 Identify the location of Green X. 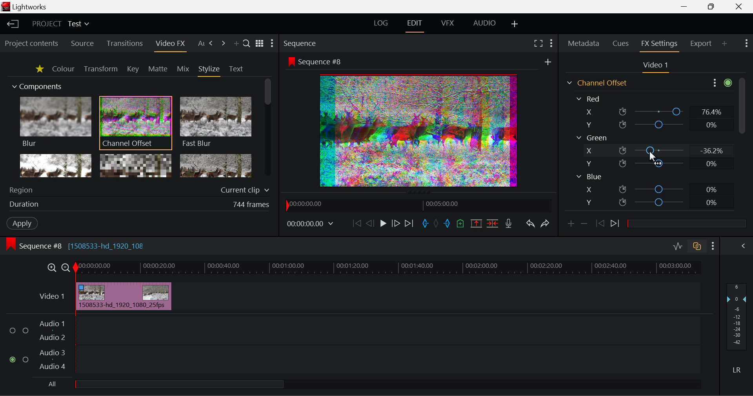
(652, 150).